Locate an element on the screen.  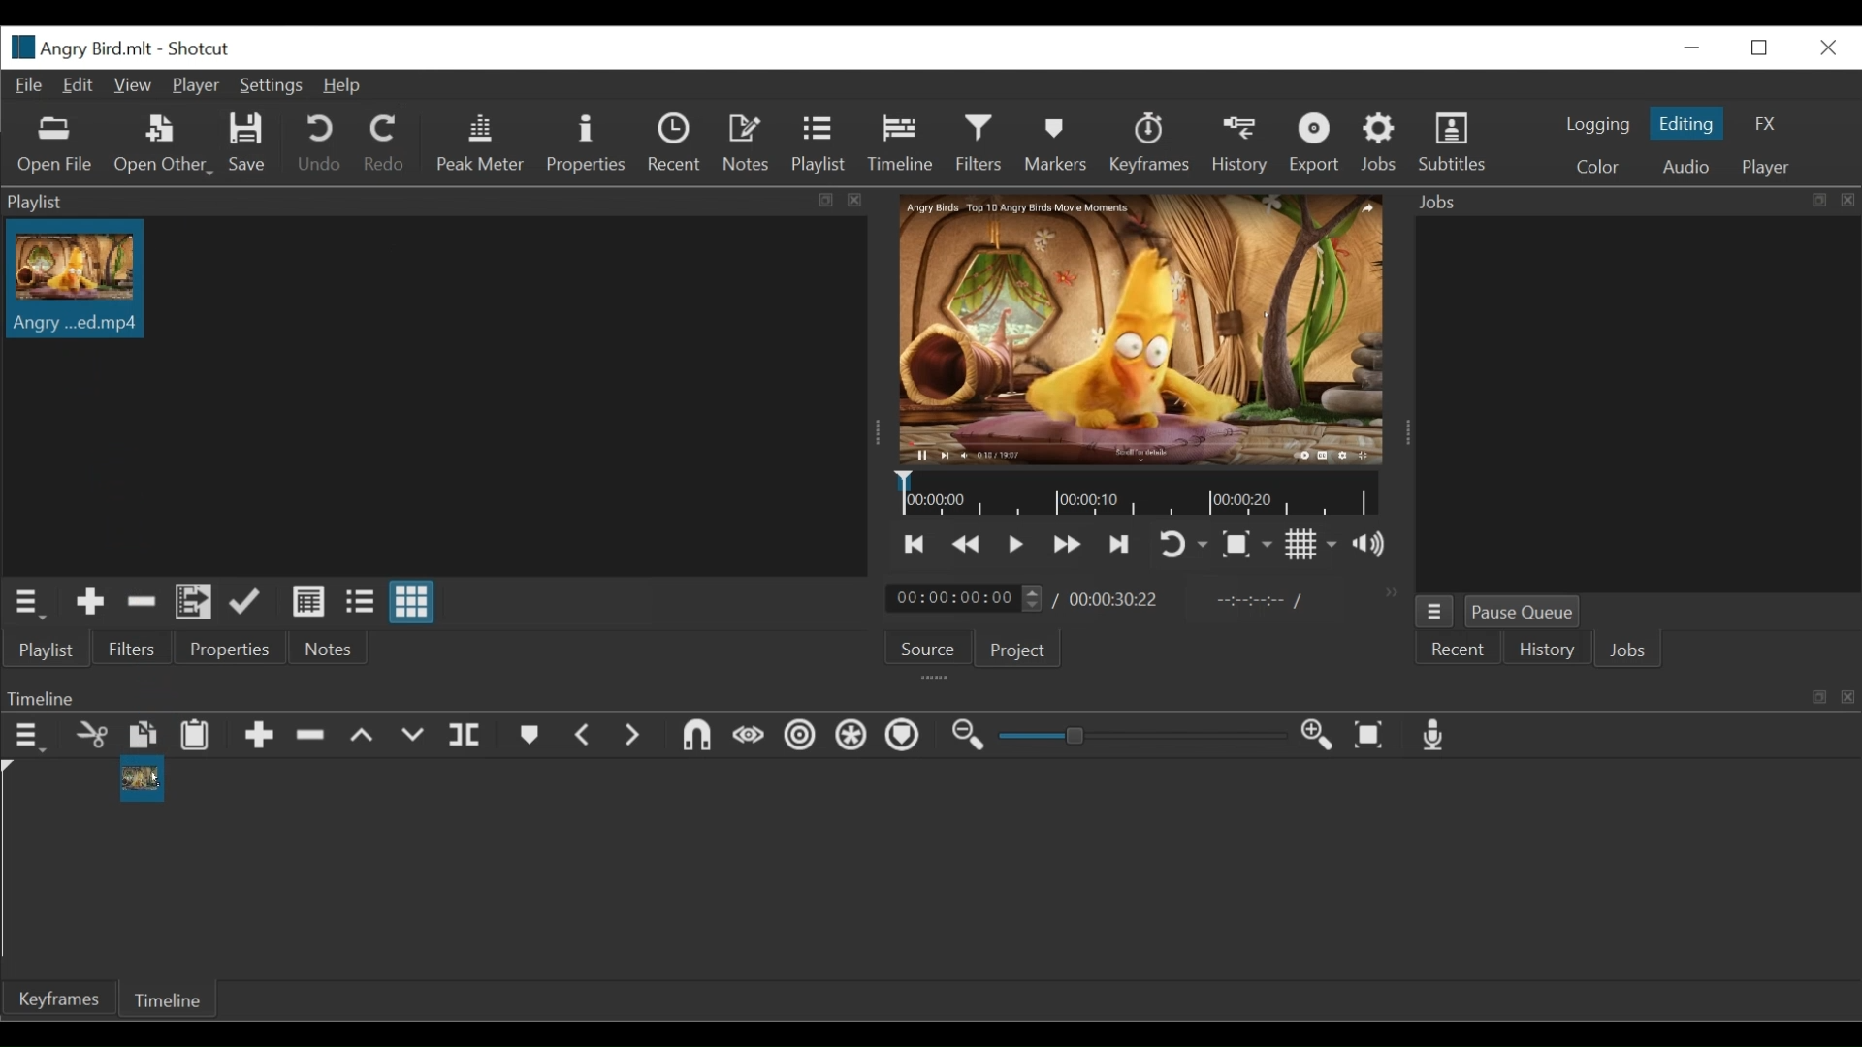
markers is located at coordinates (530, 736).